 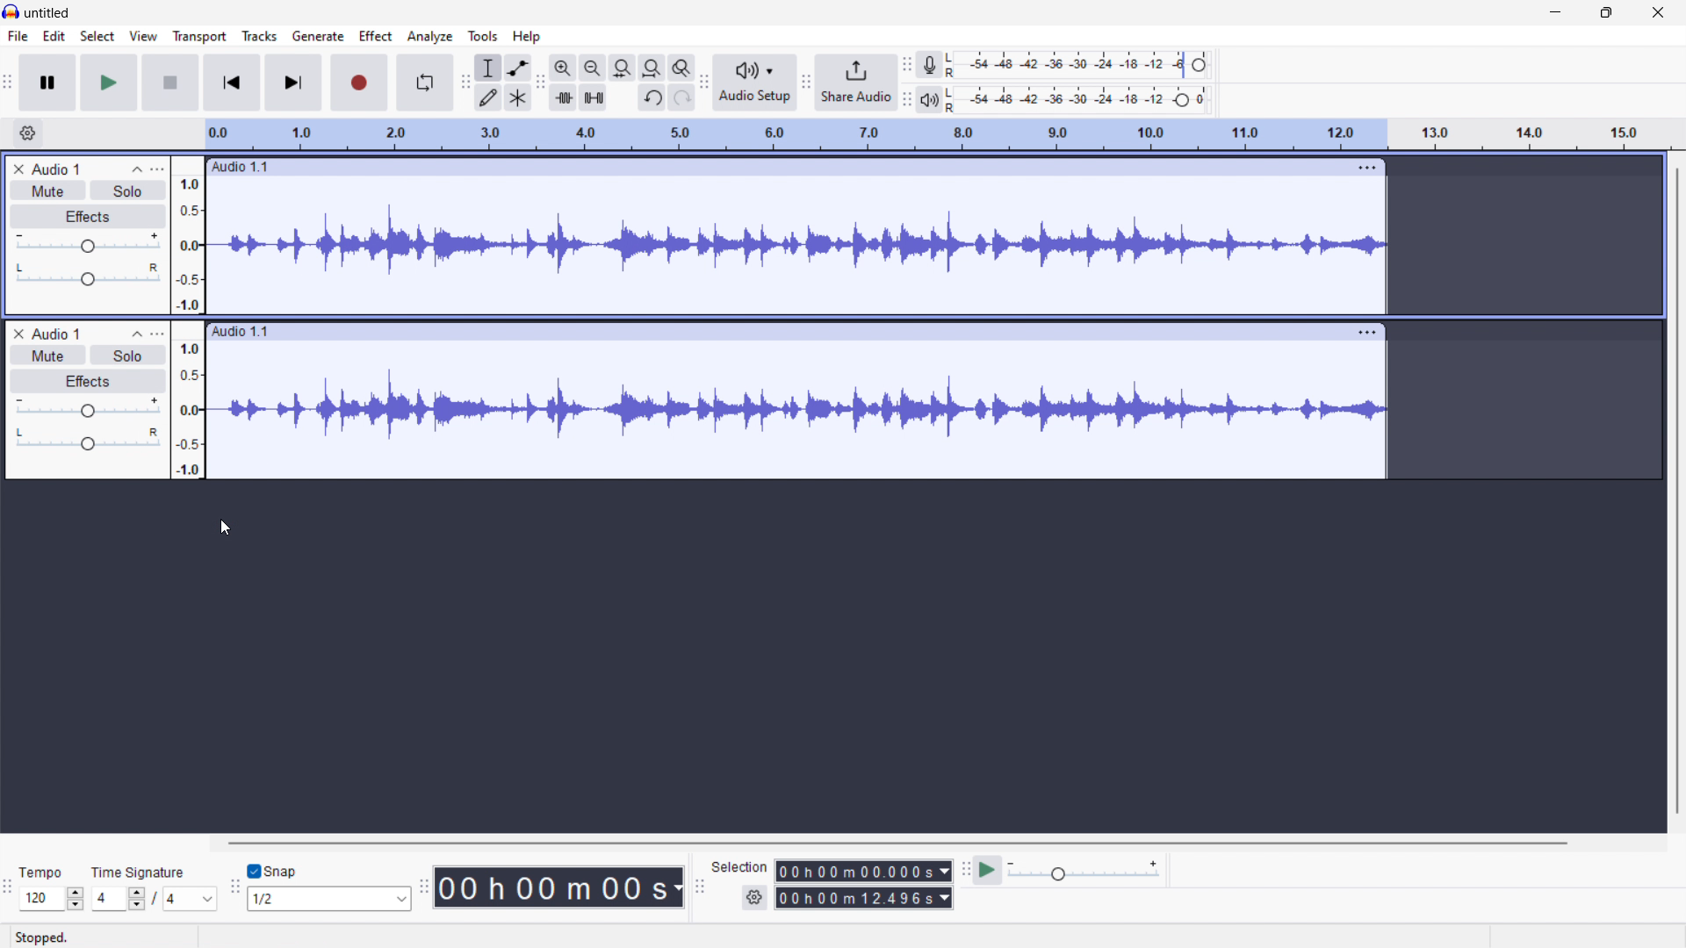 What do you see at coordinates (46, 13) in the screenshot?
I see `Untitled` at bounding box center [46, 13].